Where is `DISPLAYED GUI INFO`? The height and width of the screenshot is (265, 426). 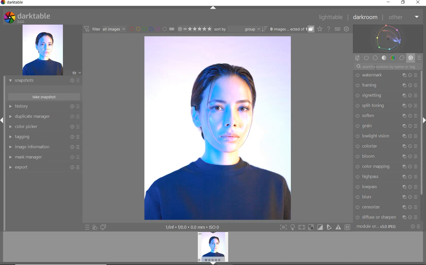
DISPLAYED GUI INFO is located at coordinates (191, 227).